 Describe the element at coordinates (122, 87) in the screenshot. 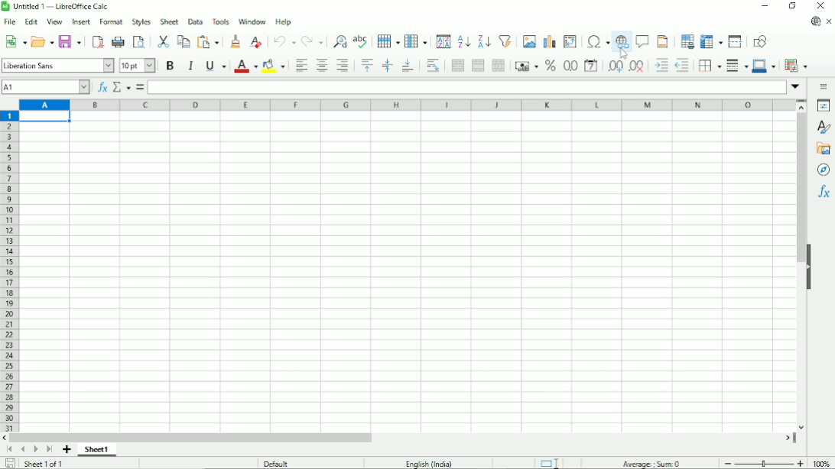

I see `Select function` at that location.